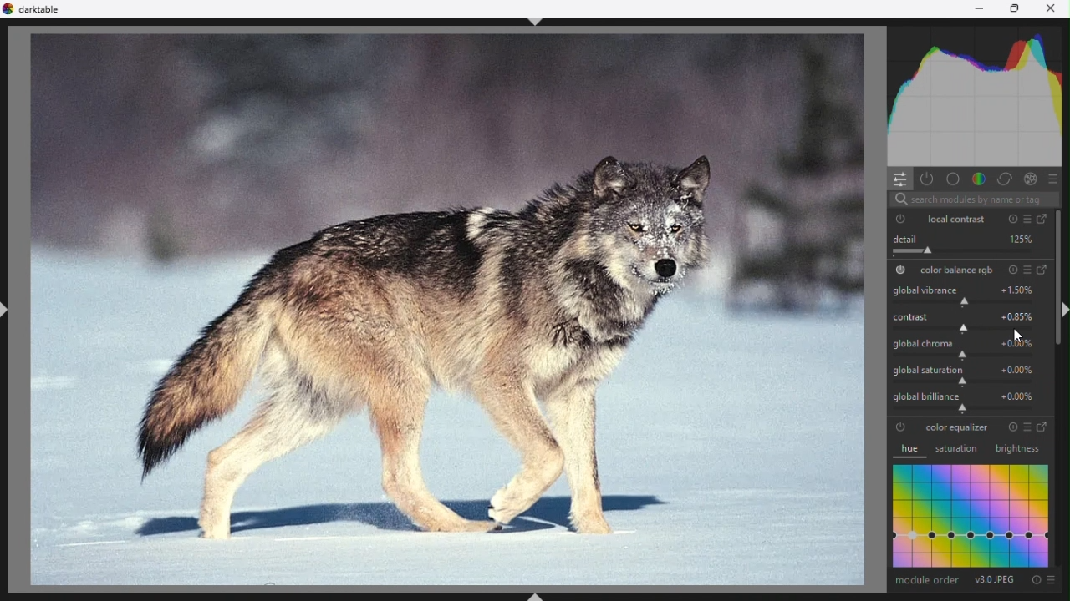 This screenshot has width=1070, height=601. I want to click on shift+ctrl+t, so click(535, 20).